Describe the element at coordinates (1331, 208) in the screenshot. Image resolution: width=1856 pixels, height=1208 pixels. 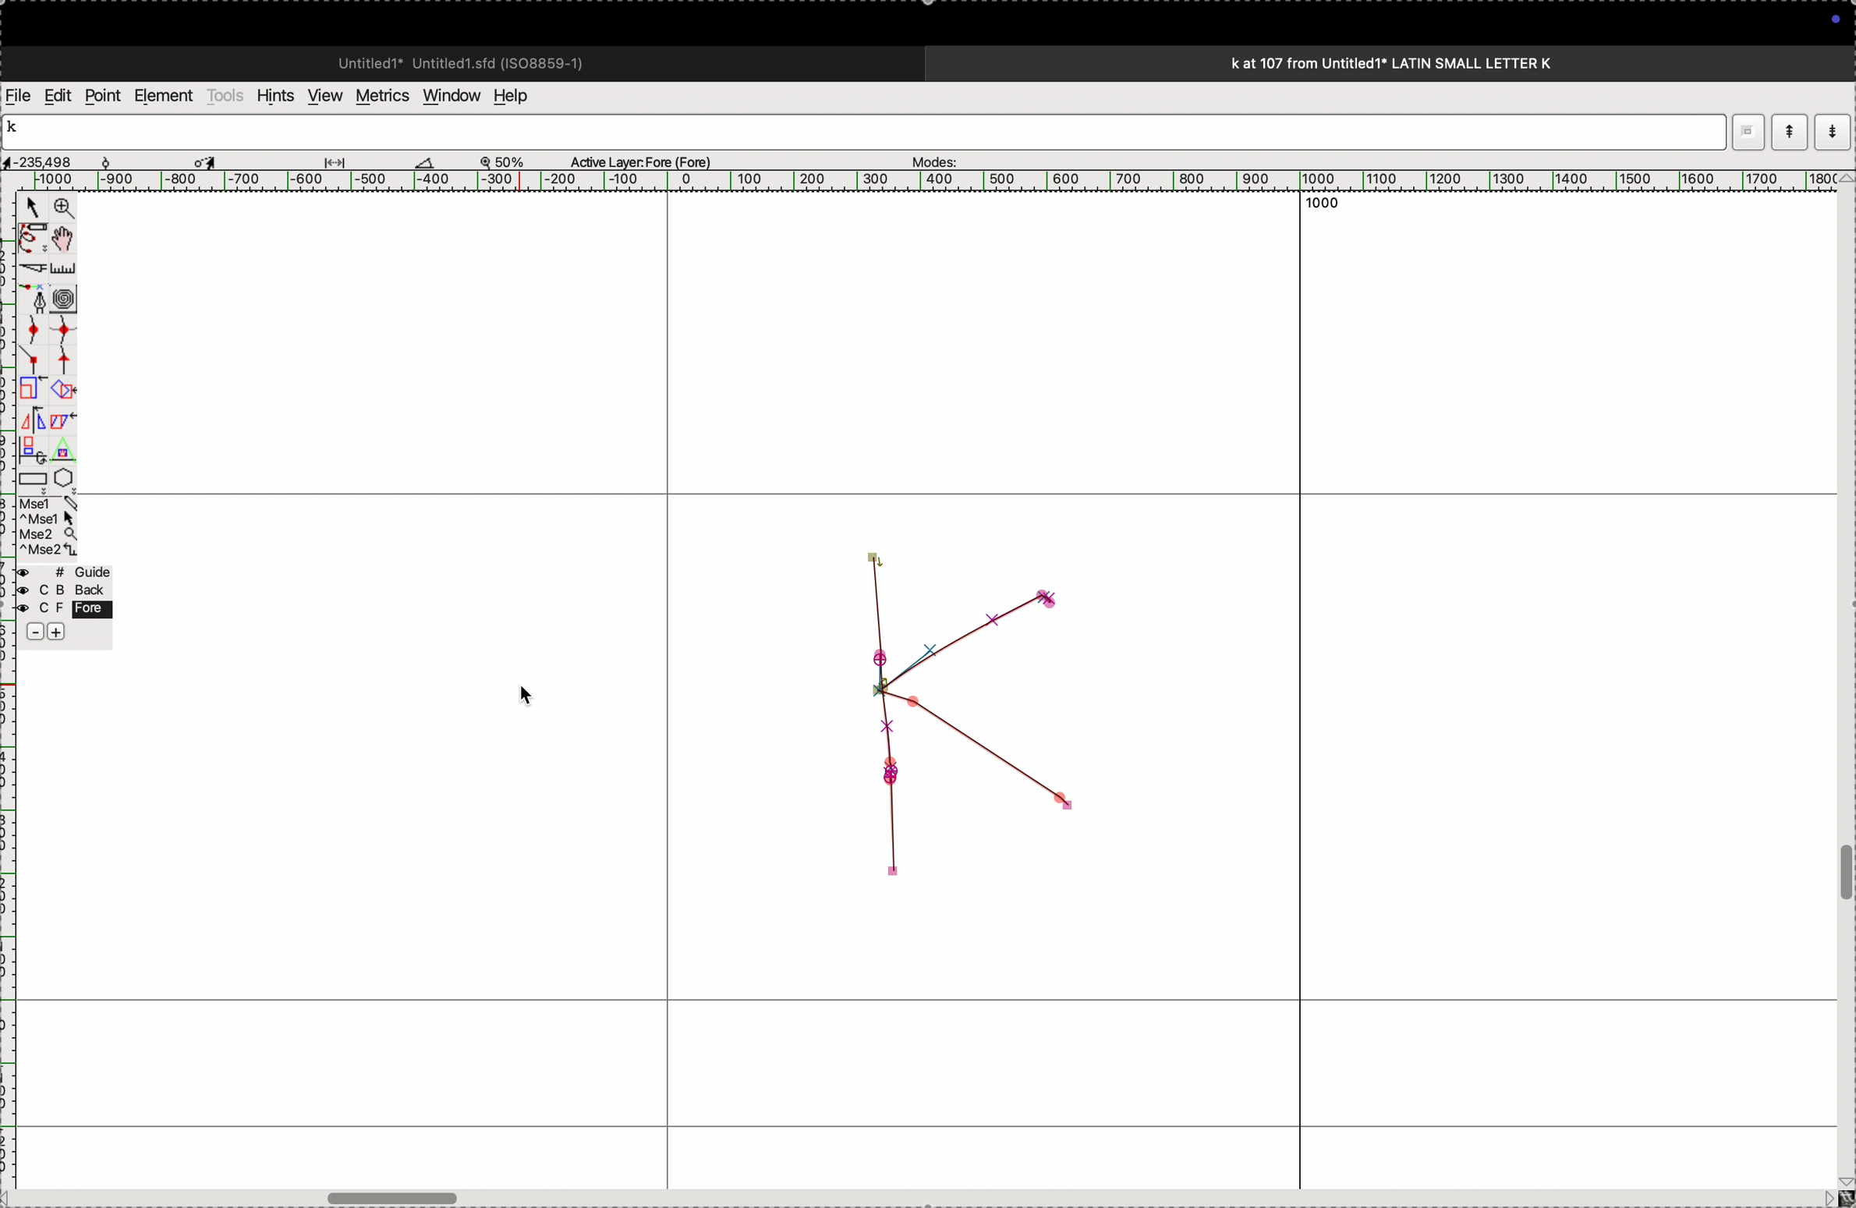
I see `1000` at that location.